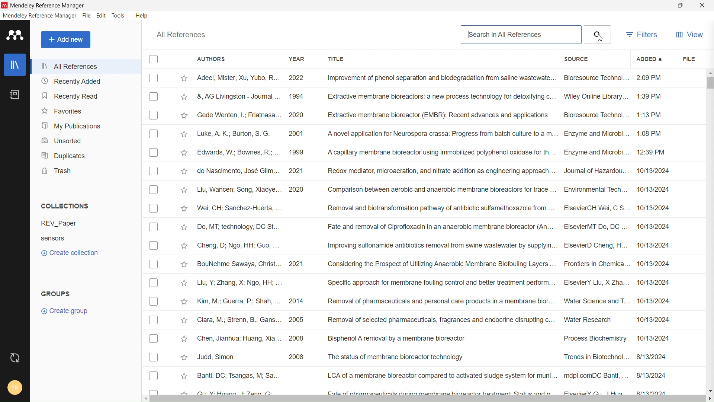  I want to click on Checkbox, so click(154, 97).